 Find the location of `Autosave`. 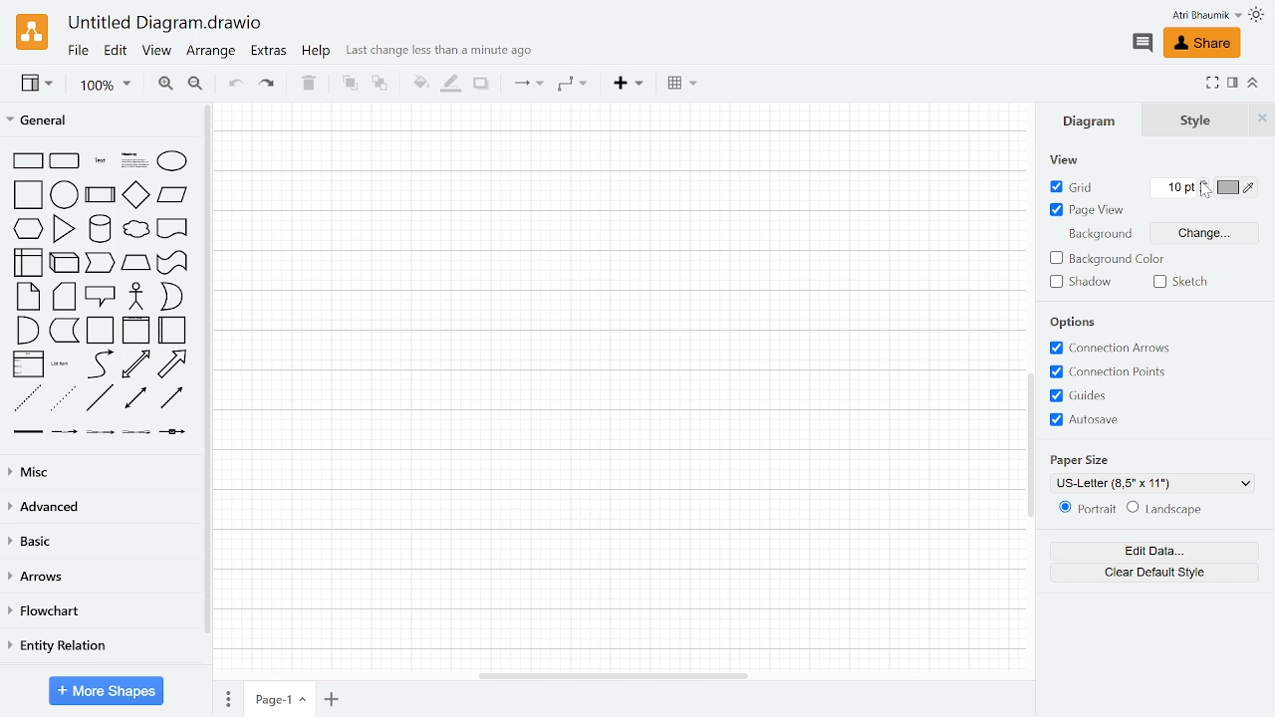

Autosave is located at coordinates (1110, 419).